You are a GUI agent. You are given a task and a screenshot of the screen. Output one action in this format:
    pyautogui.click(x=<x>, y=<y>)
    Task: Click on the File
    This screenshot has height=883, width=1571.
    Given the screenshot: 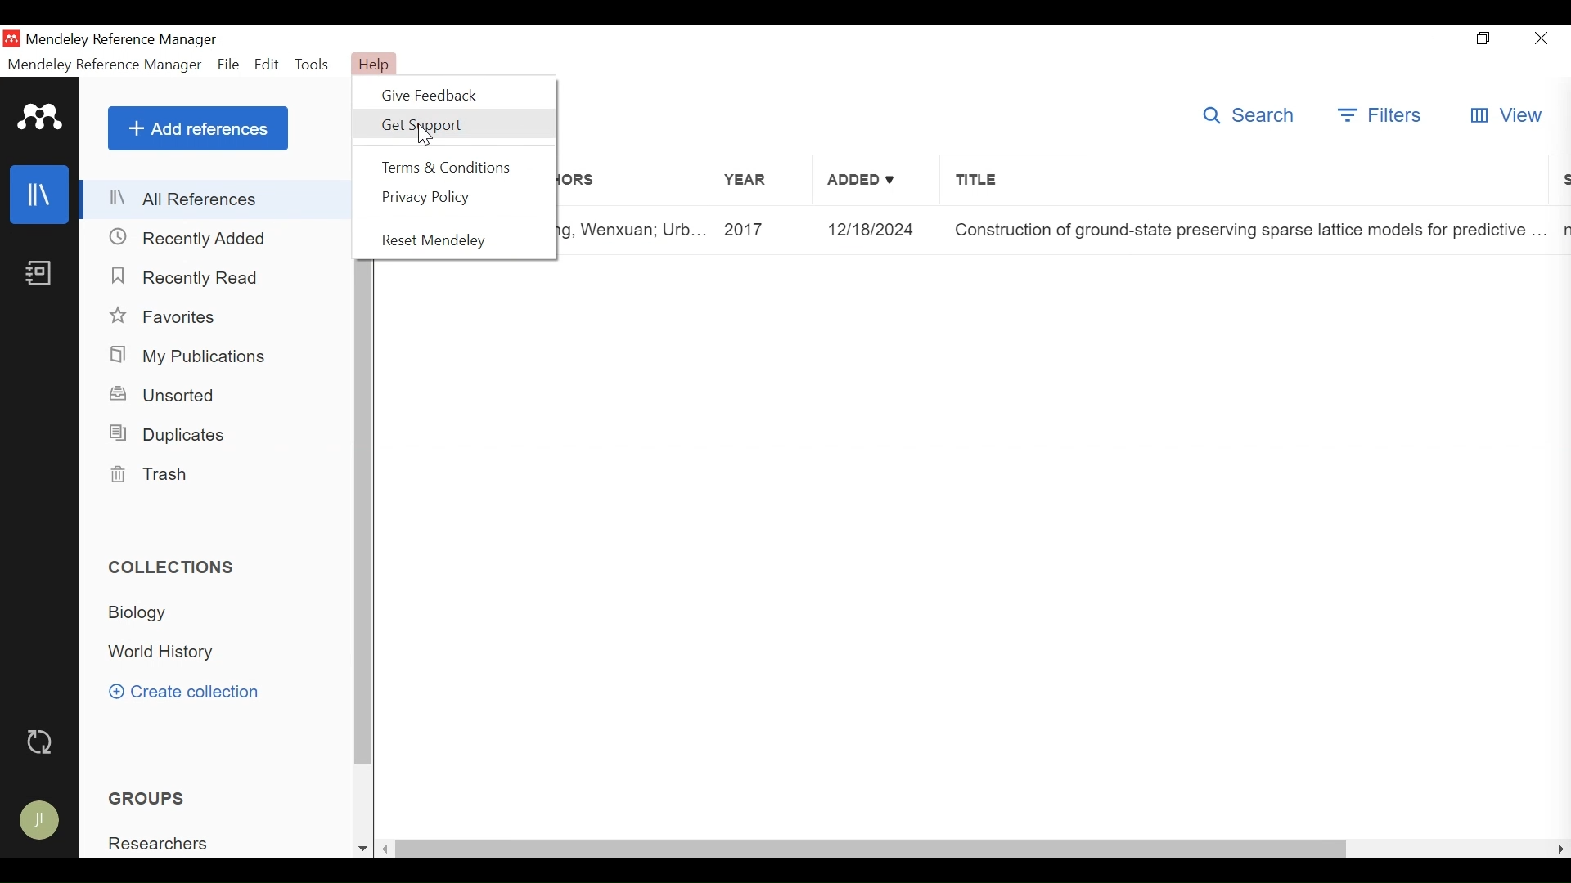 What is the action you would take?
    pyautogui.click(x=229, y=65)
    